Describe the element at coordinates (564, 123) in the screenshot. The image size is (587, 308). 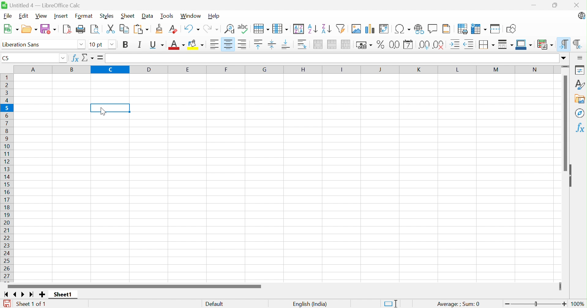
I see `Scroll Bar` at that location.